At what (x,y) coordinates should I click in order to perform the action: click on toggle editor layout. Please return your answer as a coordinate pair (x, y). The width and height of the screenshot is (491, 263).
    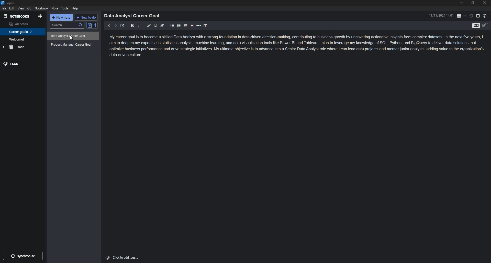
    Looking at the image, I should click on (478, 16).